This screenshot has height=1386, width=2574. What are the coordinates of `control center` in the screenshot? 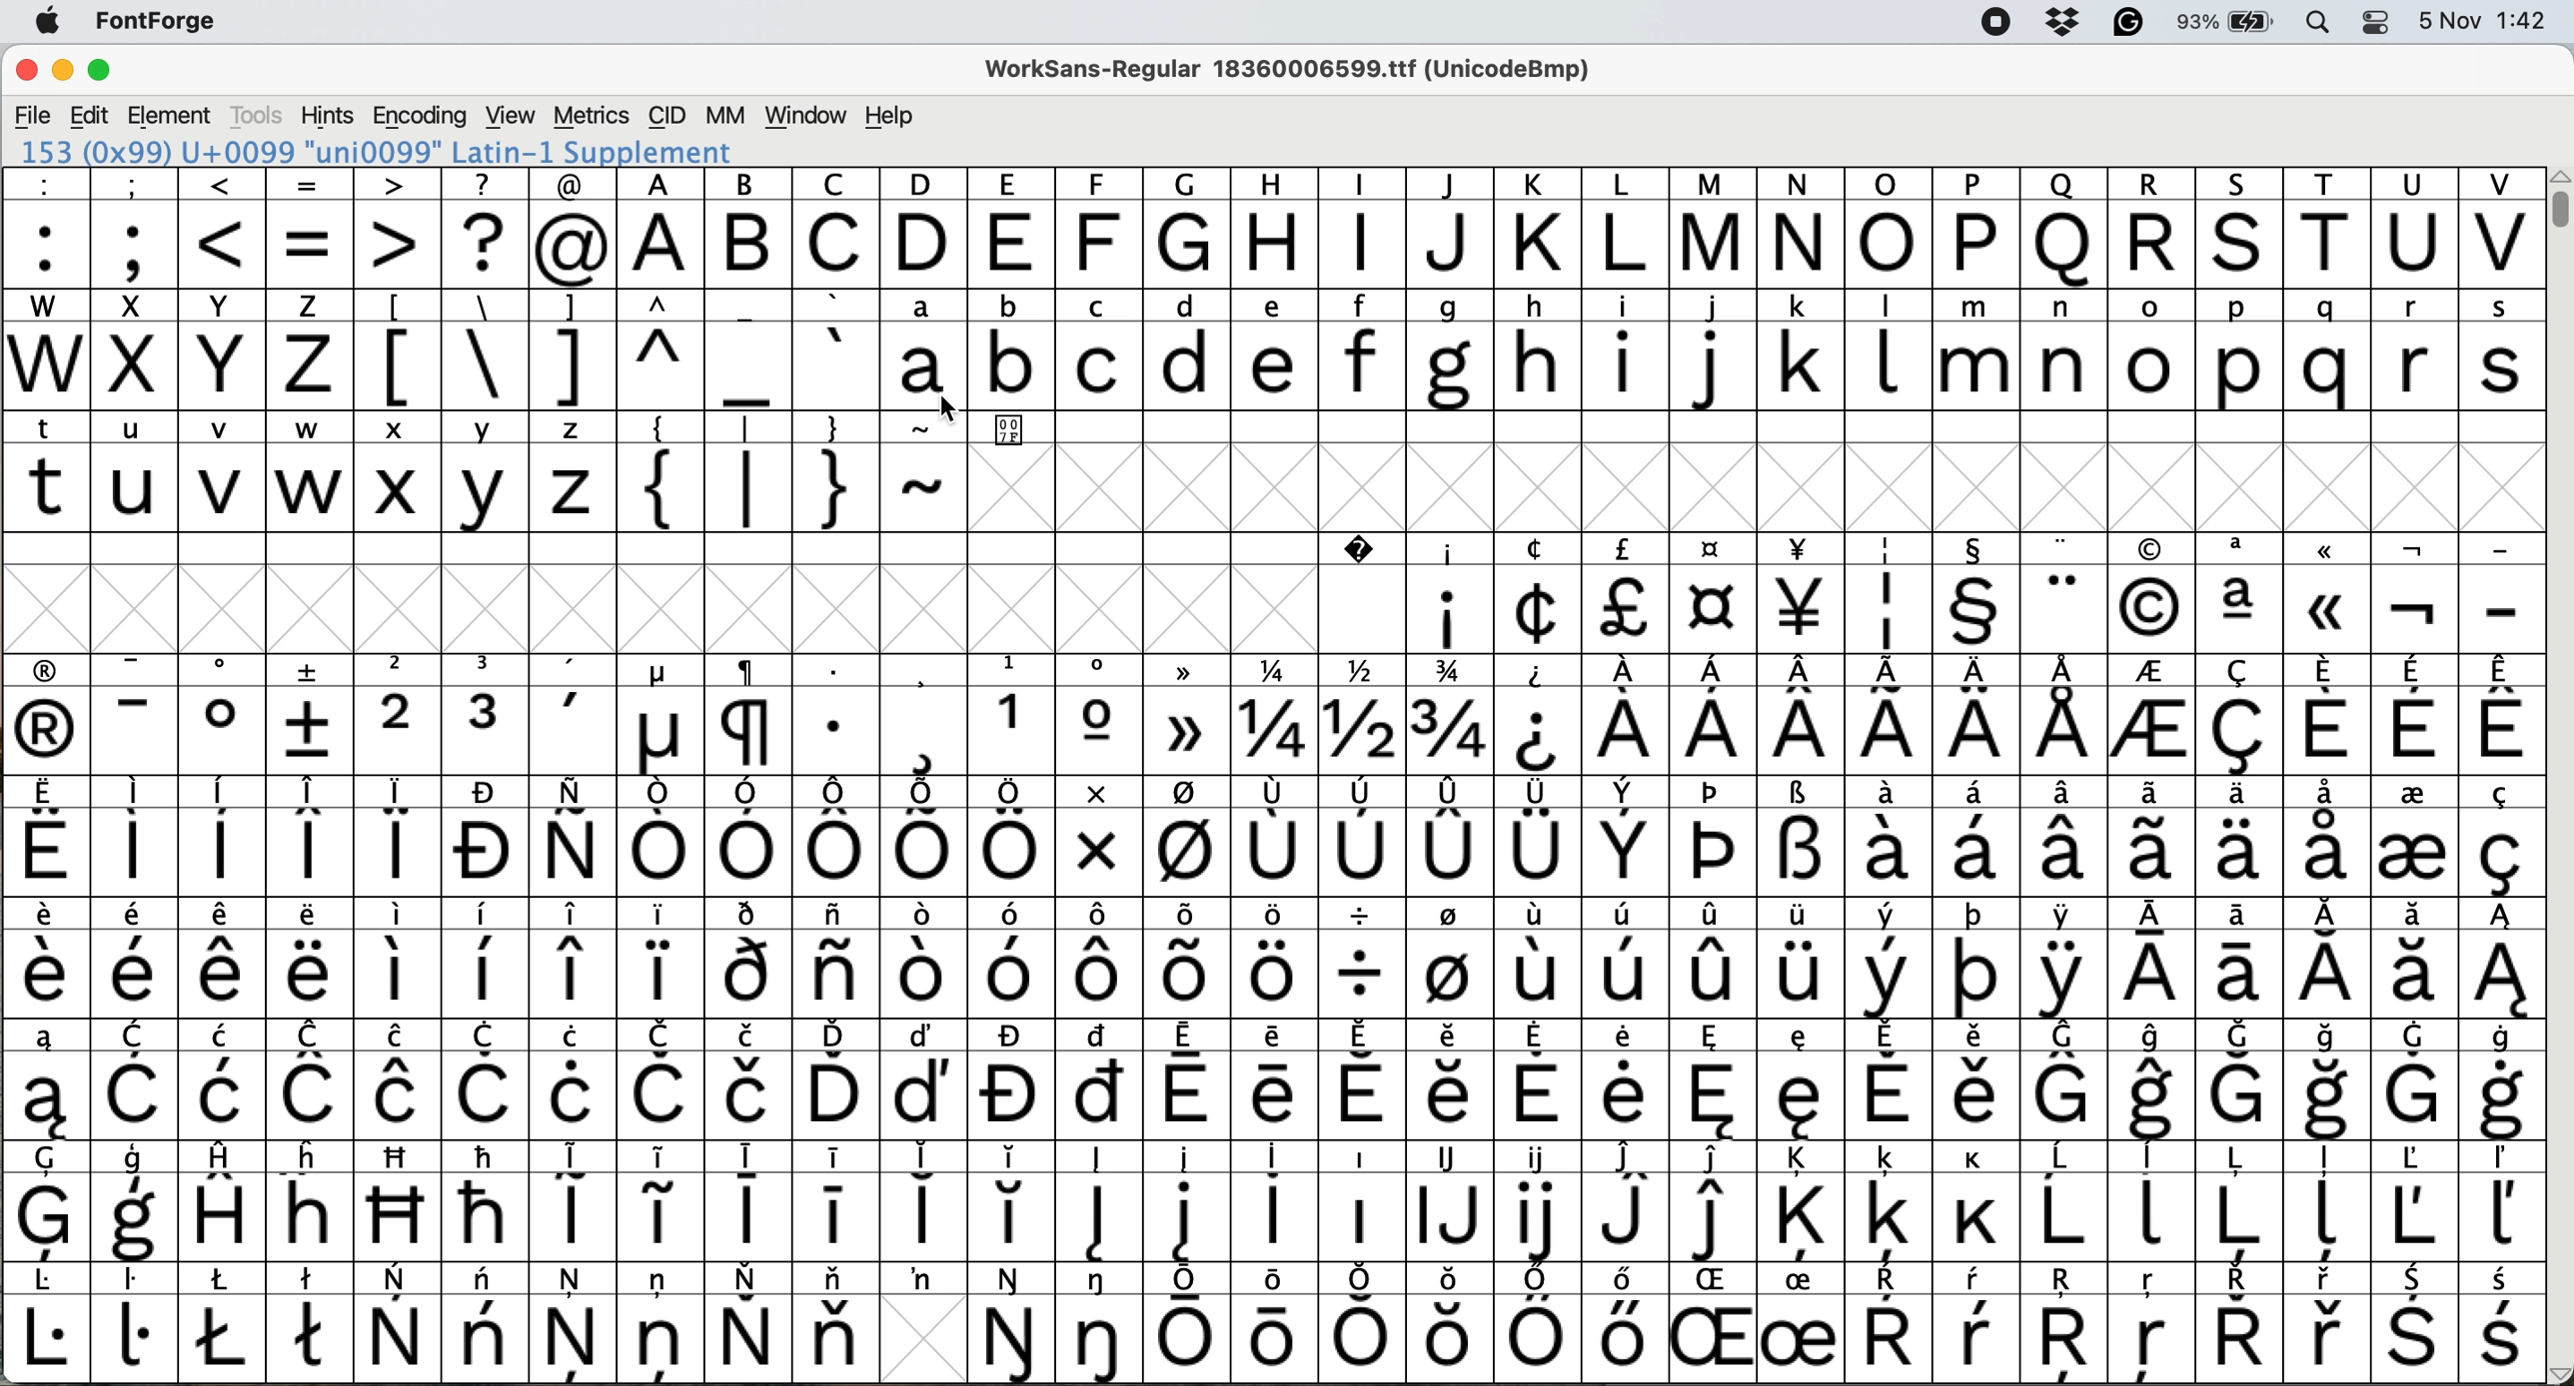 It's located at (2375, 24).